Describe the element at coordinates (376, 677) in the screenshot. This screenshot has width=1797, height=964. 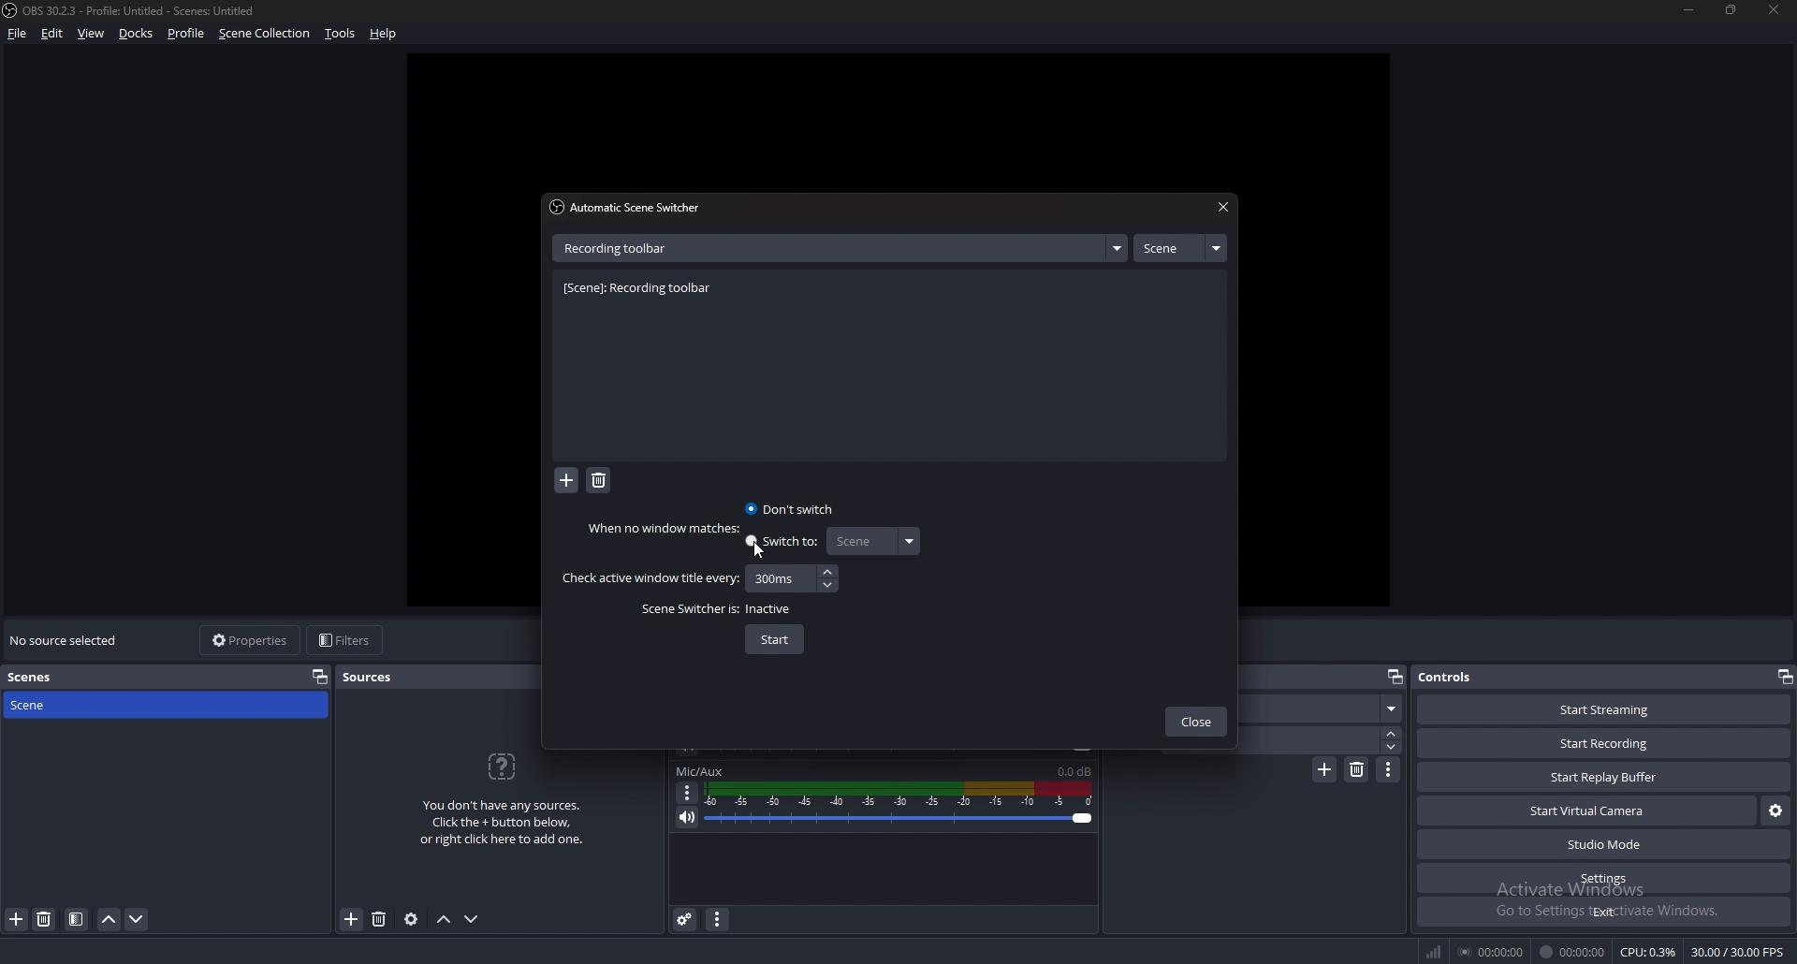
I see `sources` at that location.